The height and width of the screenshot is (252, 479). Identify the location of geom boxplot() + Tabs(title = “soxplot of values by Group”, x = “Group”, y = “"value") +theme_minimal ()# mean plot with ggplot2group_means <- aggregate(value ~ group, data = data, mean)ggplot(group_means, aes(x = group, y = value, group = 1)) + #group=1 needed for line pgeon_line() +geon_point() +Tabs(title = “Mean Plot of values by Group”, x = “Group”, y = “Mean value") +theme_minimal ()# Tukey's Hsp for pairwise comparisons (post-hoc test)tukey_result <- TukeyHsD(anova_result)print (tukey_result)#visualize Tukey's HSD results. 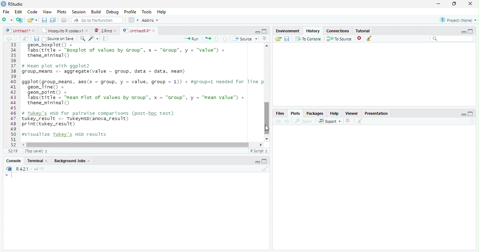
(140, 92).